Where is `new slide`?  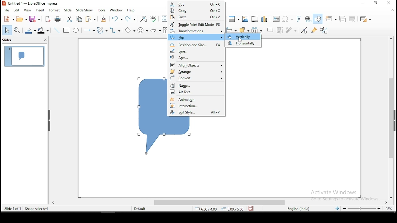
new slide is located at coordinates (331, 18).